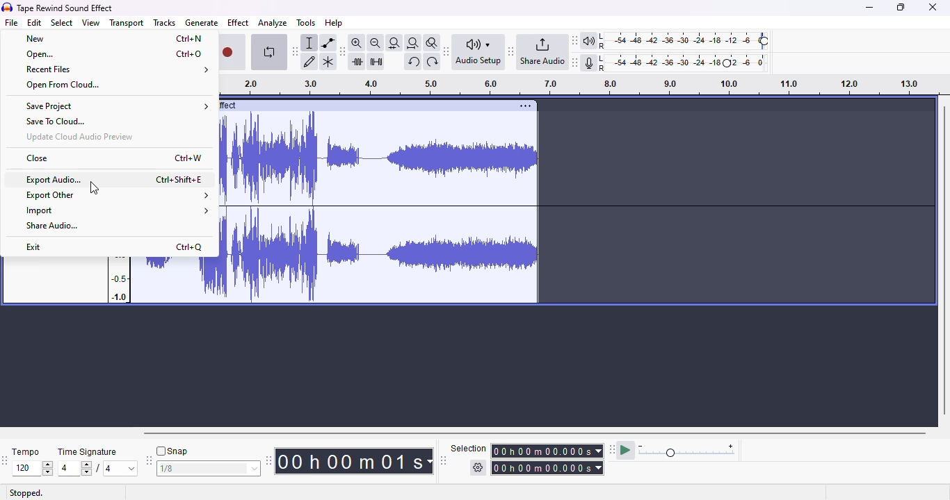 This screenshot has height=500, width=950. I want to click on title, so click(65, 8).